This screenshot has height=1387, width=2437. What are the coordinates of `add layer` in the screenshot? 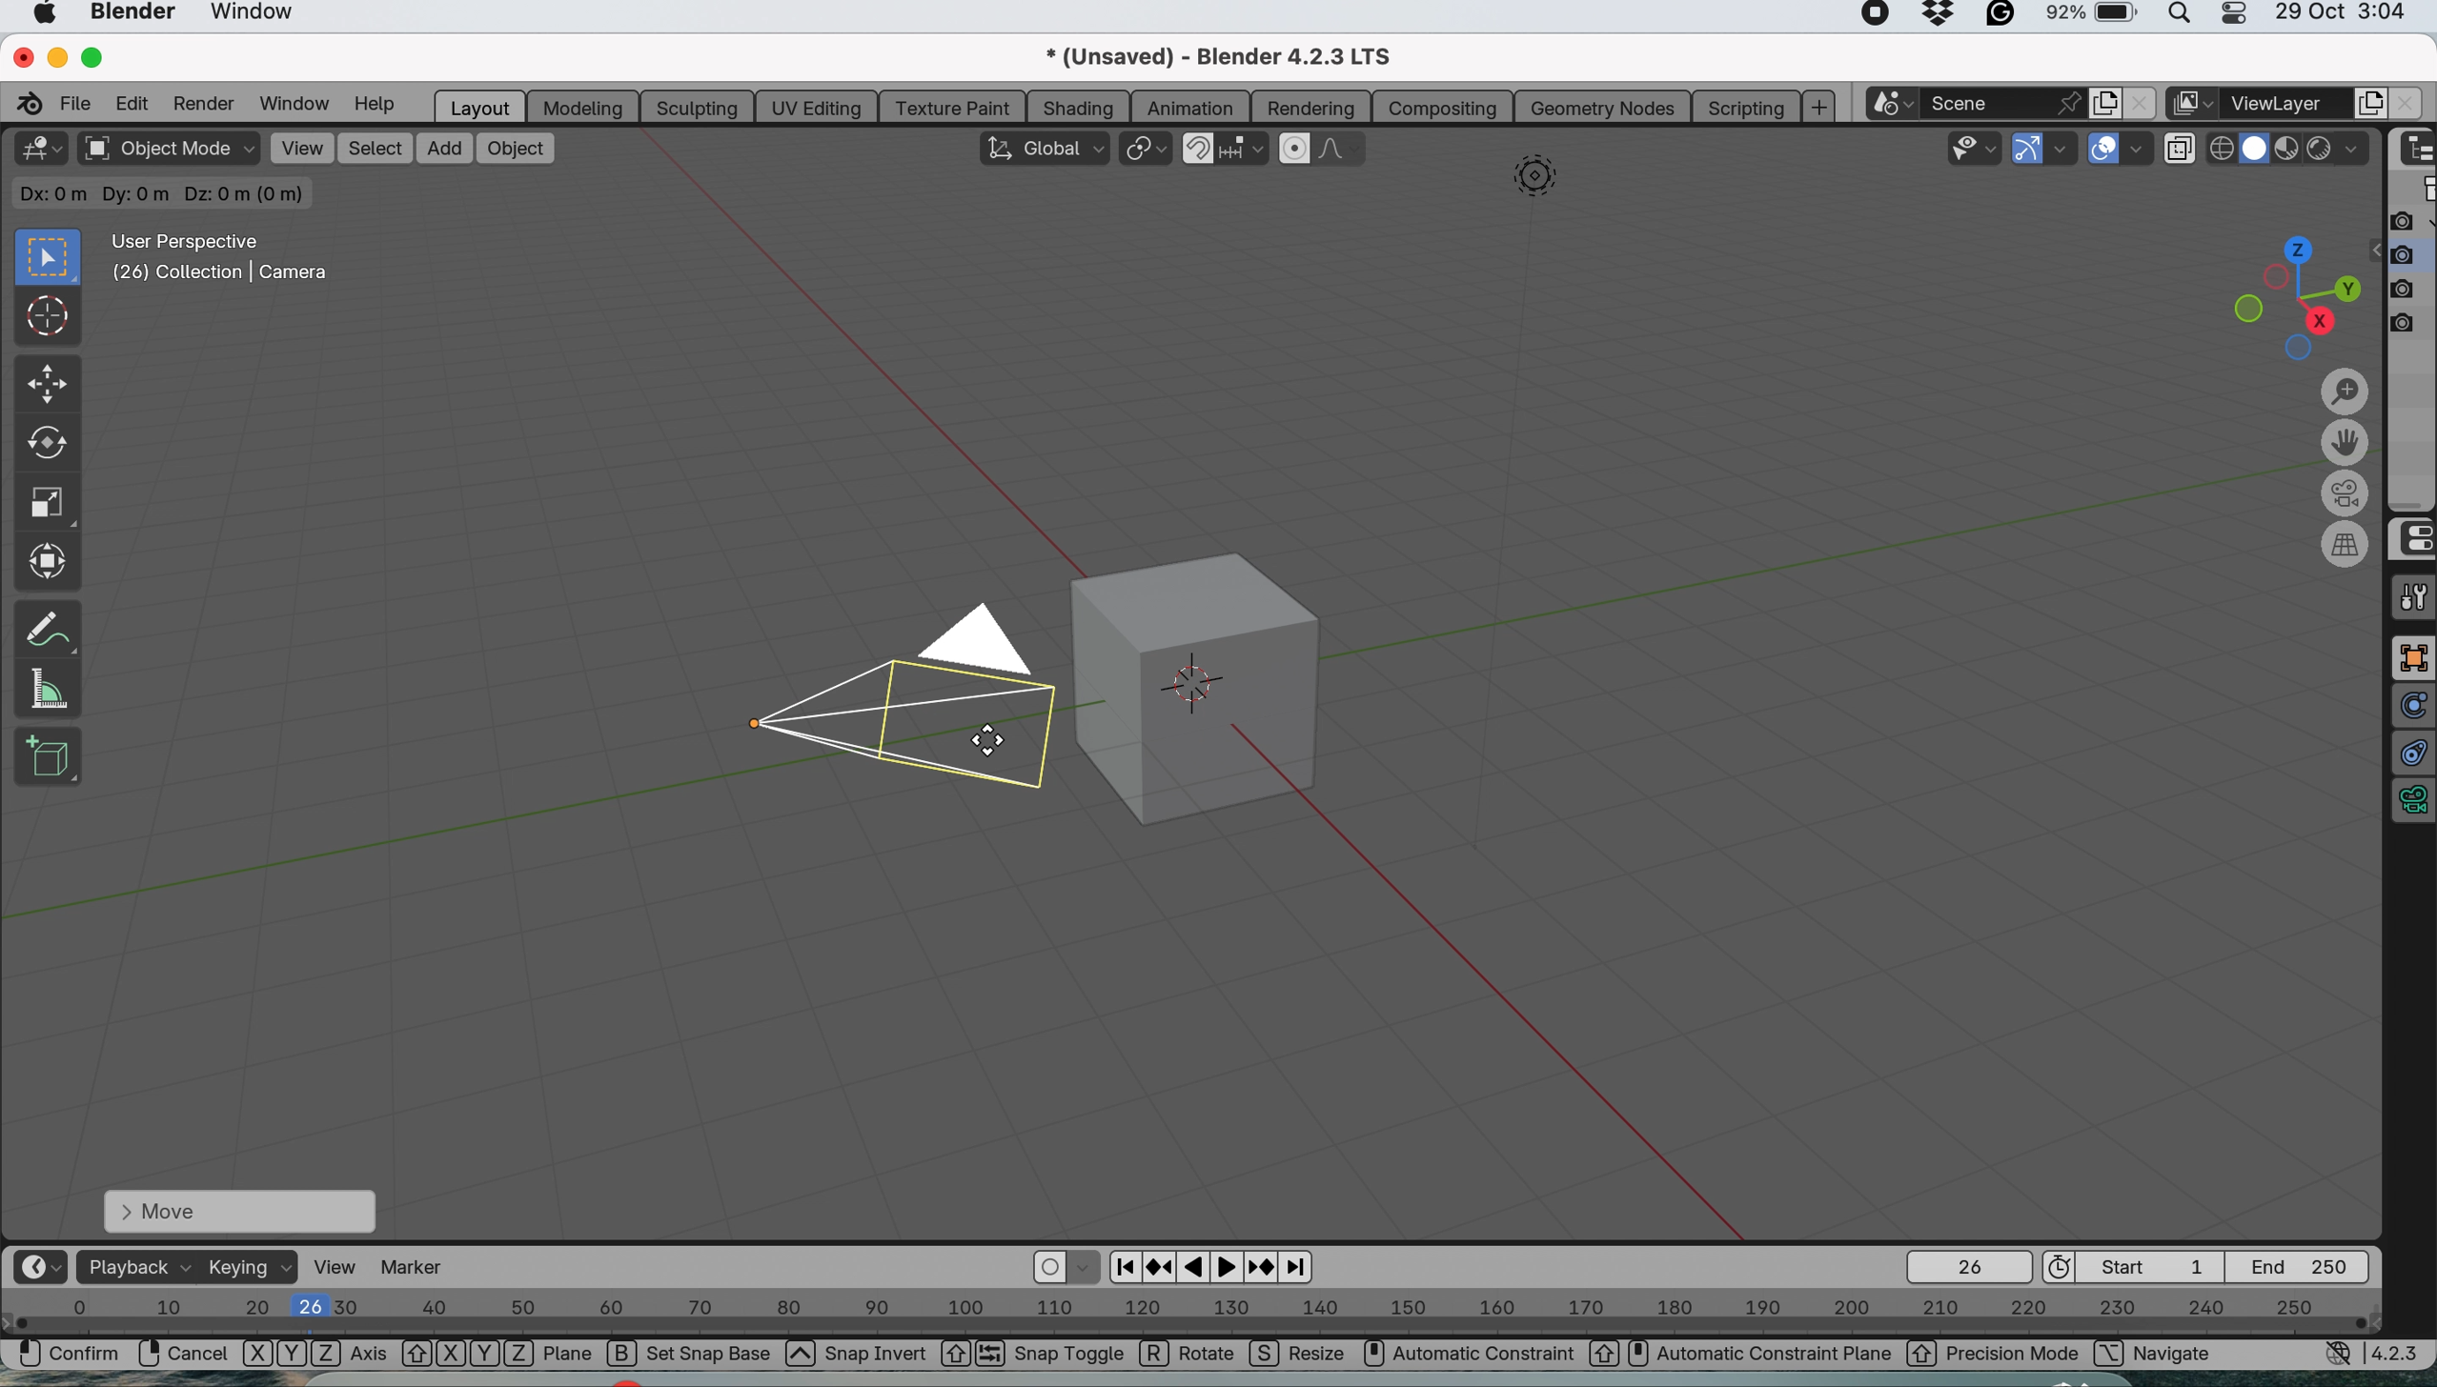 It's located at (2371, 103).